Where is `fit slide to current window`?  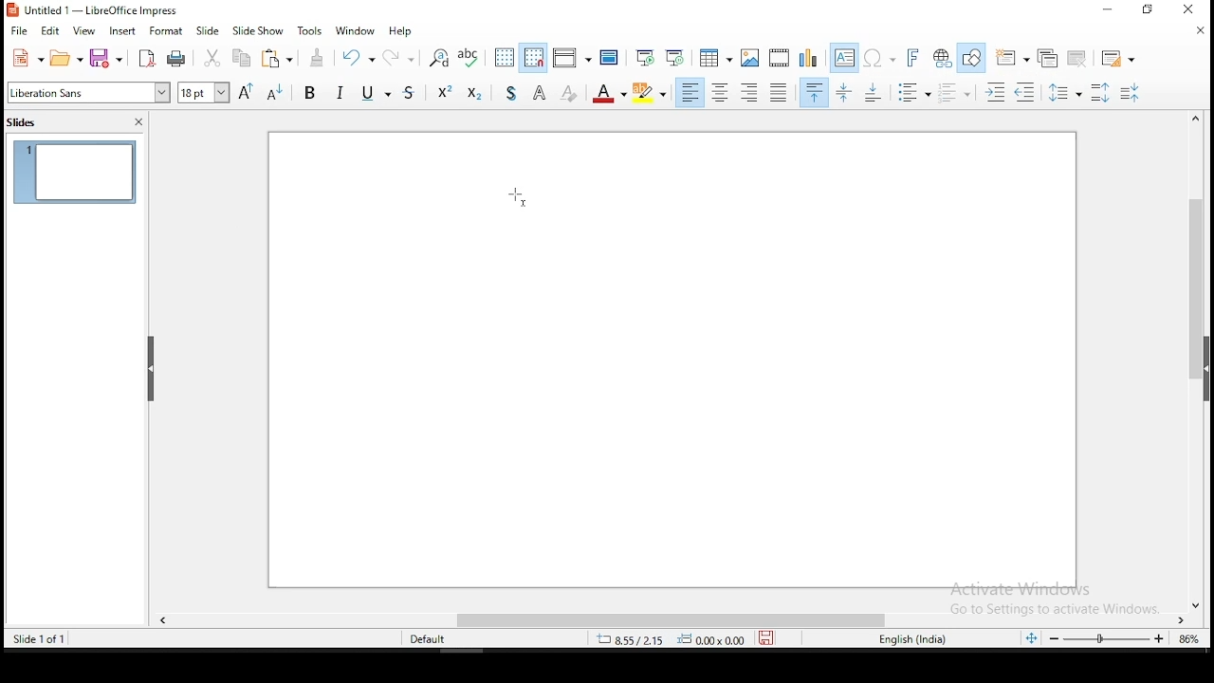 fit slide to current window is located at coordinates (1031, 634).